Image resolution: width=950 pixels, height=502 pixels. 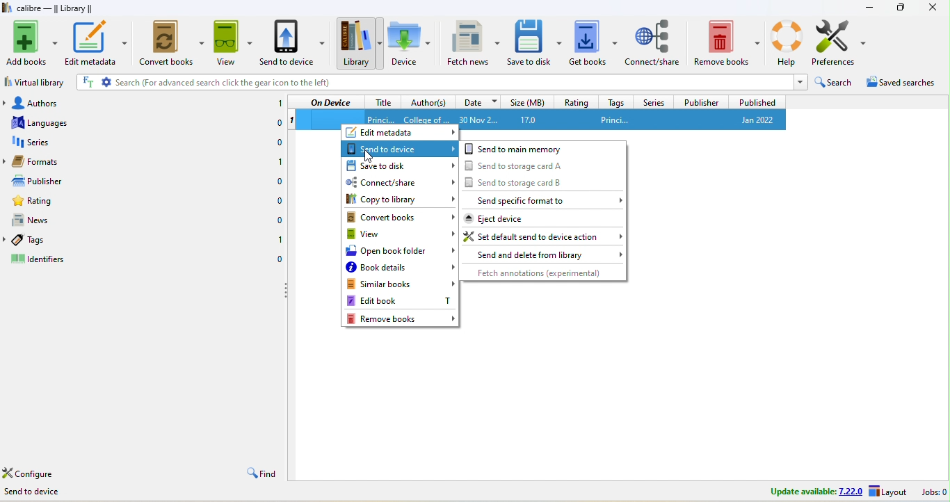 I want to click on layout, so click(x=888, y=492).